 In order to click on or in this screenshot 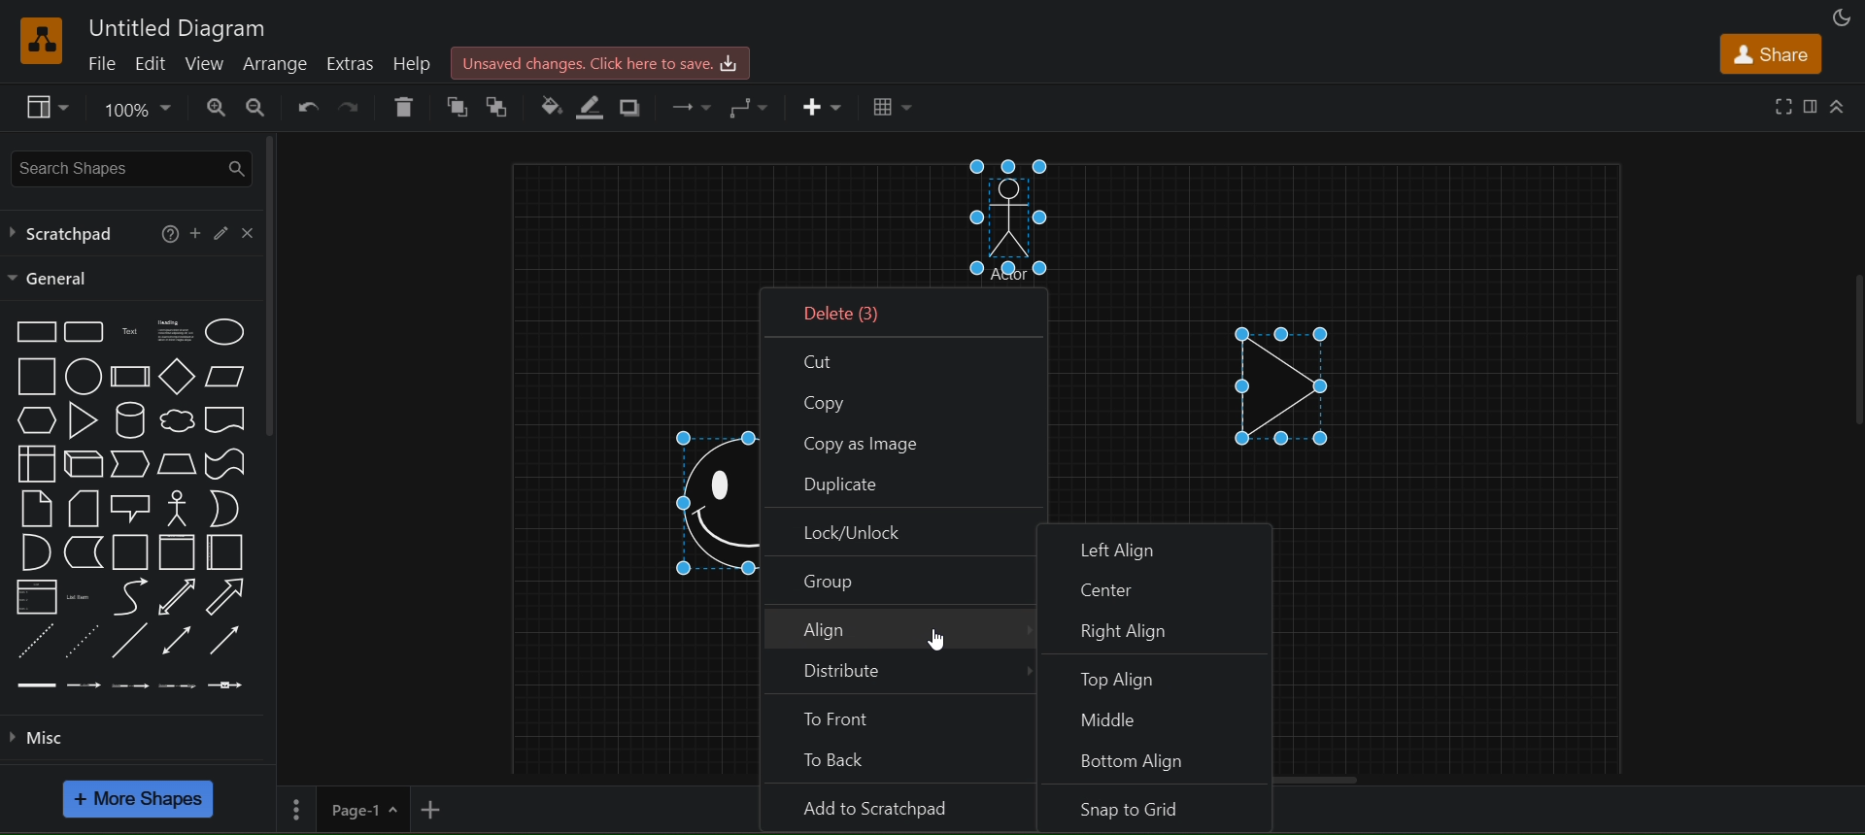, I will do `click(220, 508)`.